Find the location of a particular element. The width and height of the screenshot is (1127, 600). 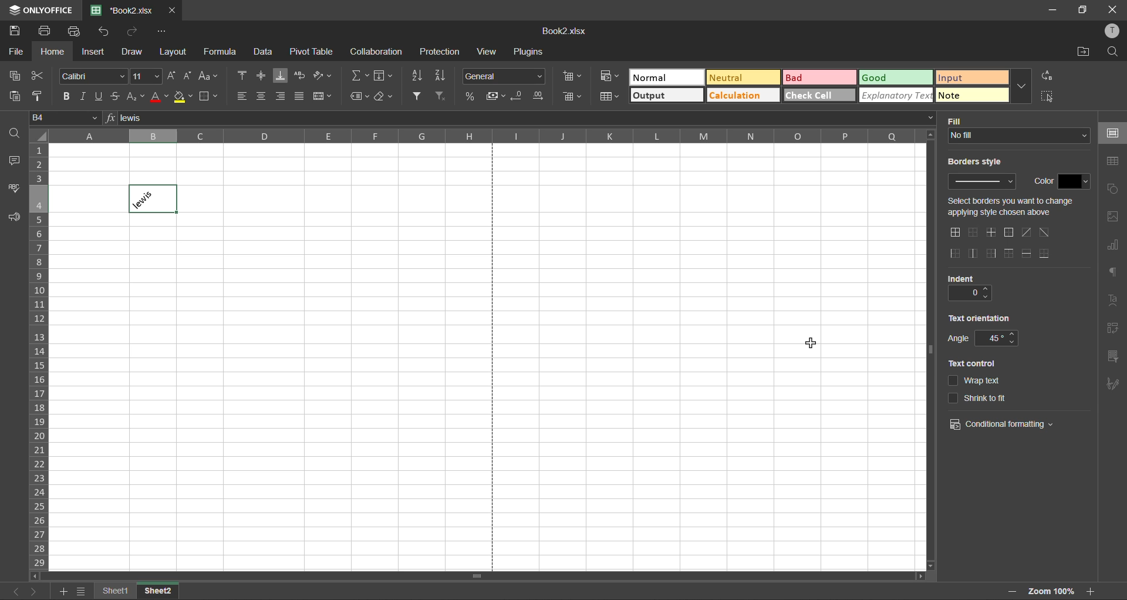

increment size is located at coordinates (171, 77).